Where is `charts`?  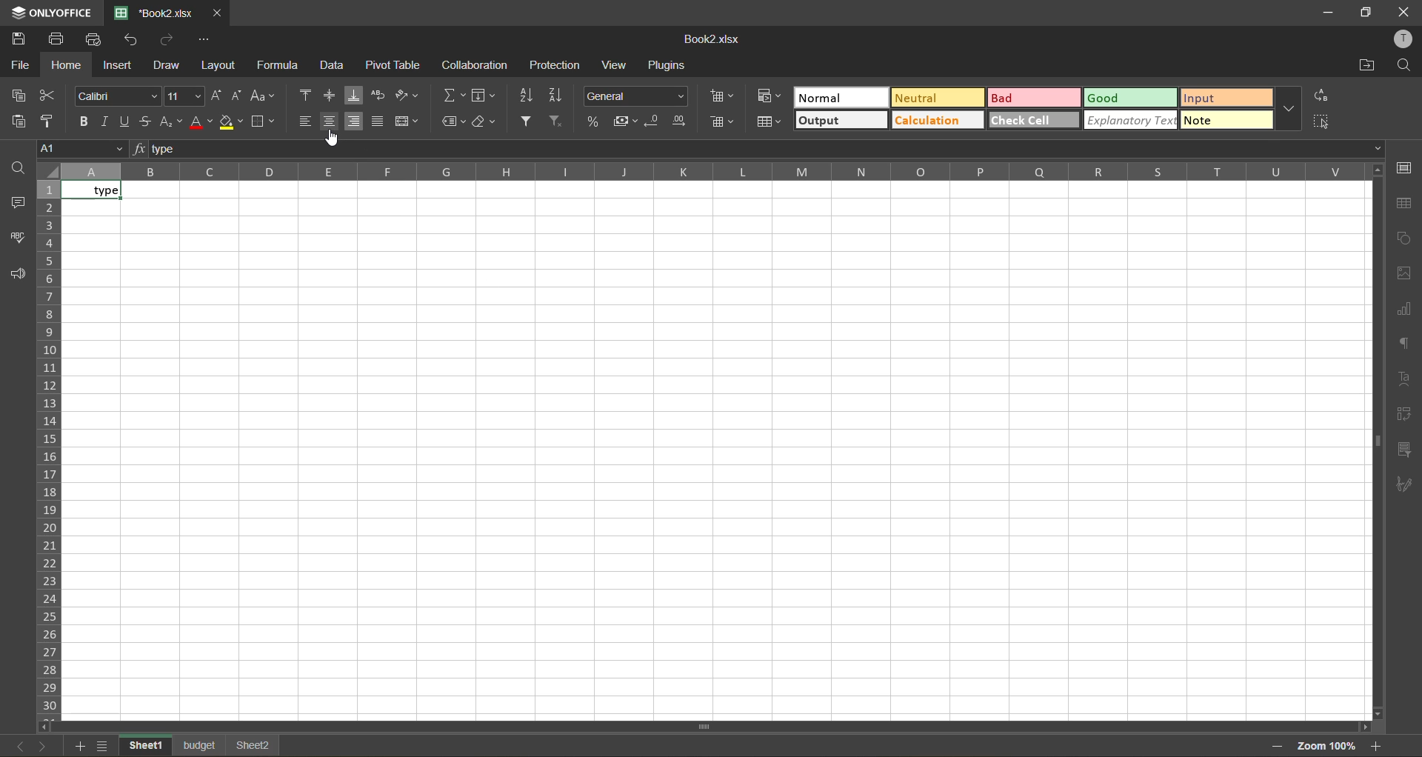
charts is located at coordinates (1406, 308).